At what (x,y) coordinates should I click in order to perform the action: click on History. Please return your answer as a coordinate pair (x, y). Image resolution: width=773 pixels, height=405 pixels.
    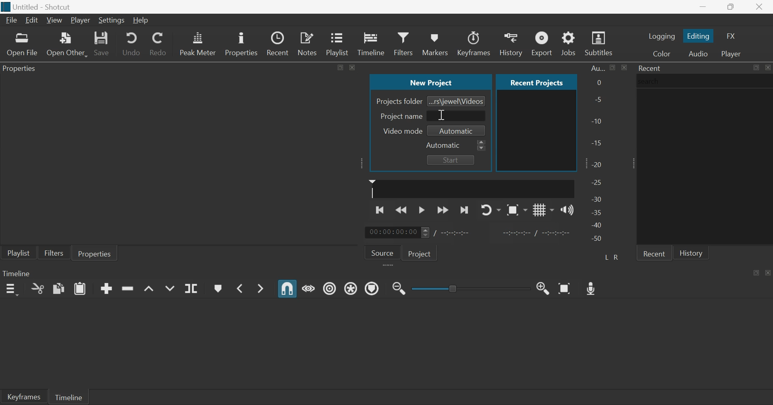
    Looking at the image, I should click on (510, 43).